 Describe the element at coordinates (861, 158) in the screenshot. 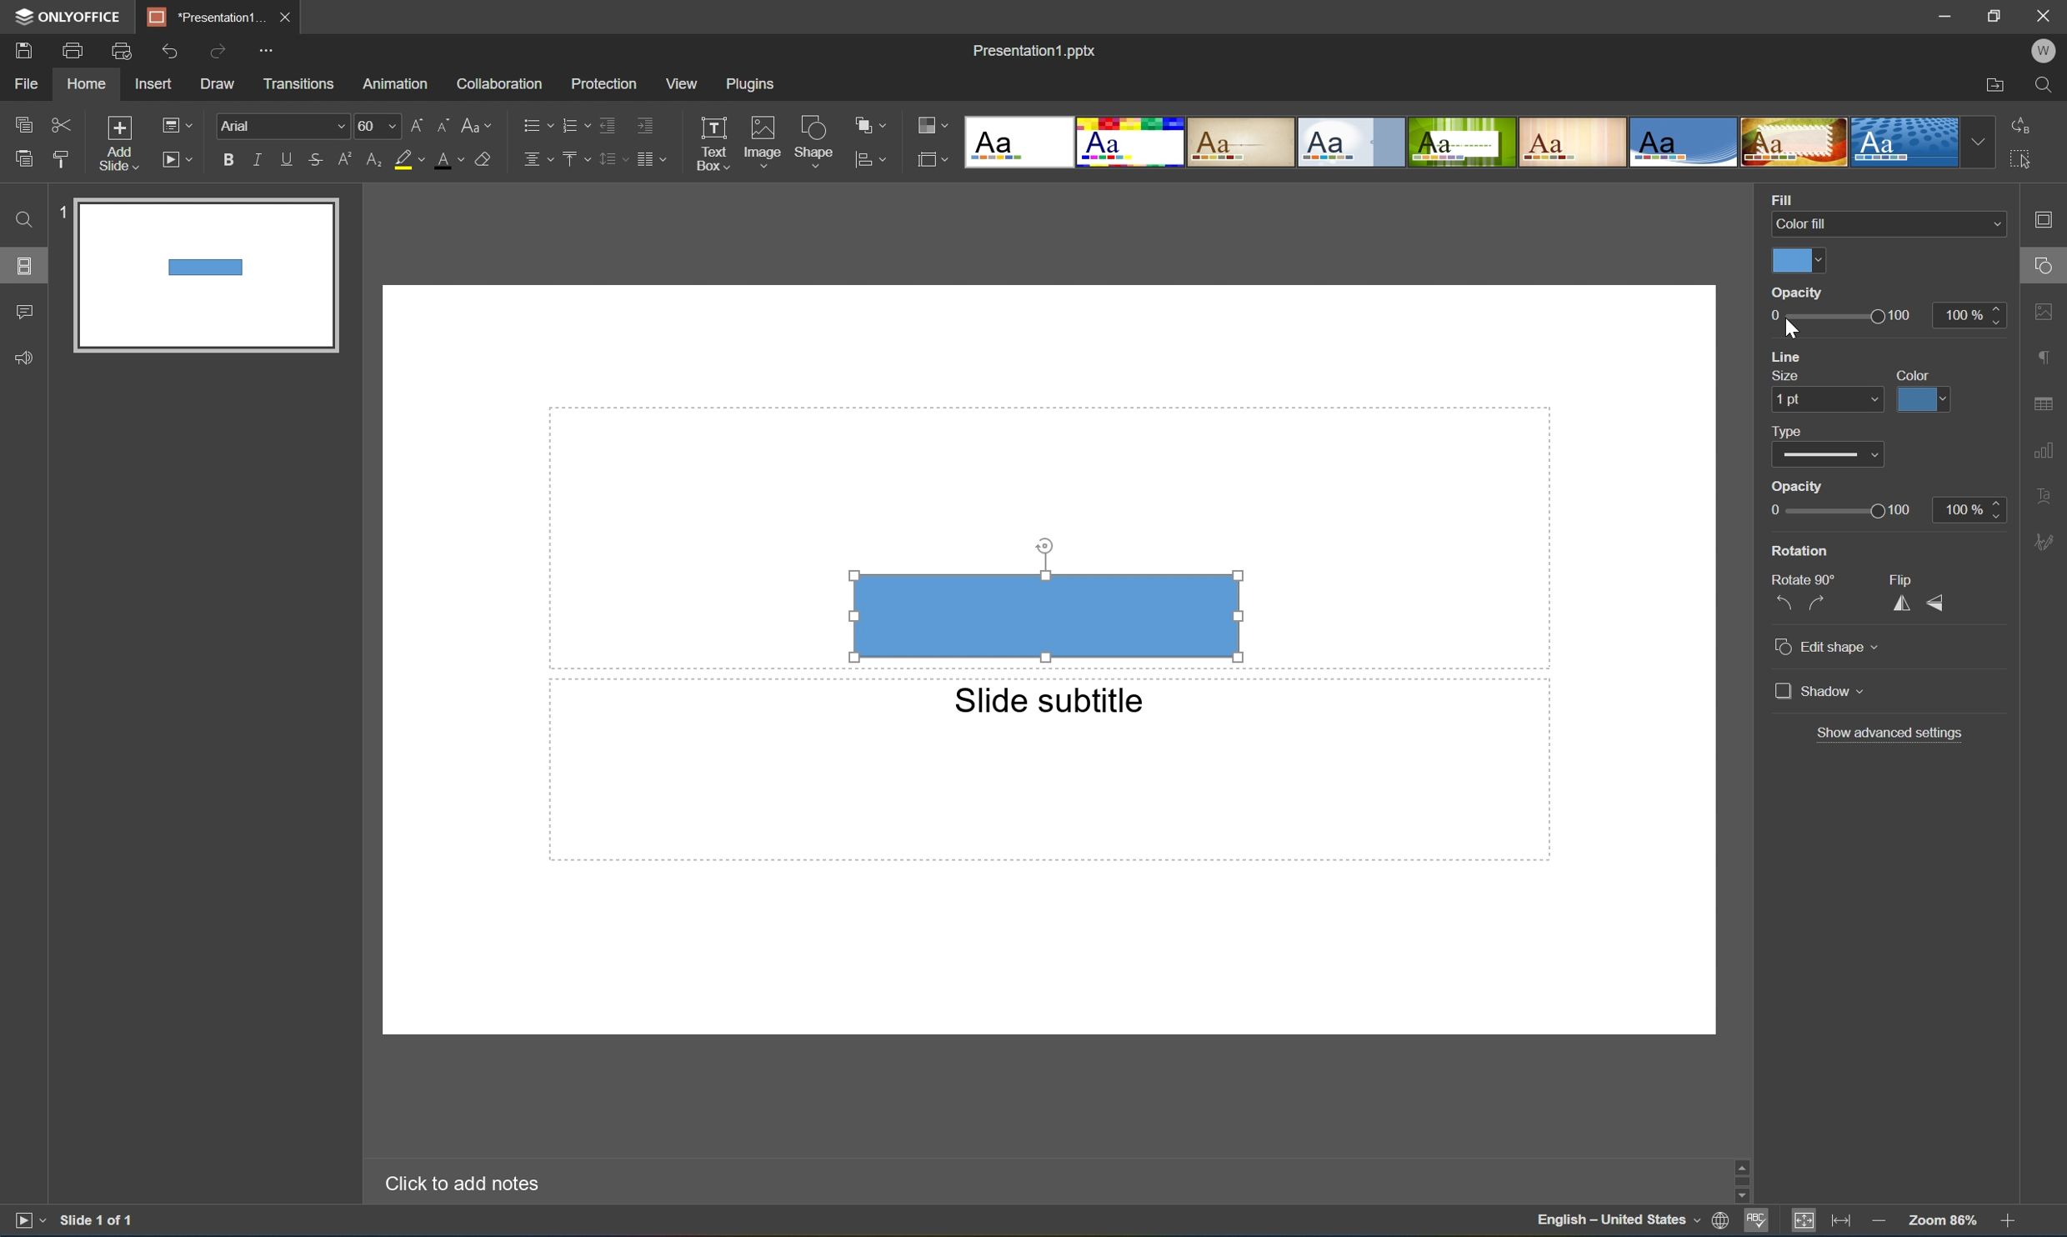

I see `icon` at that location.